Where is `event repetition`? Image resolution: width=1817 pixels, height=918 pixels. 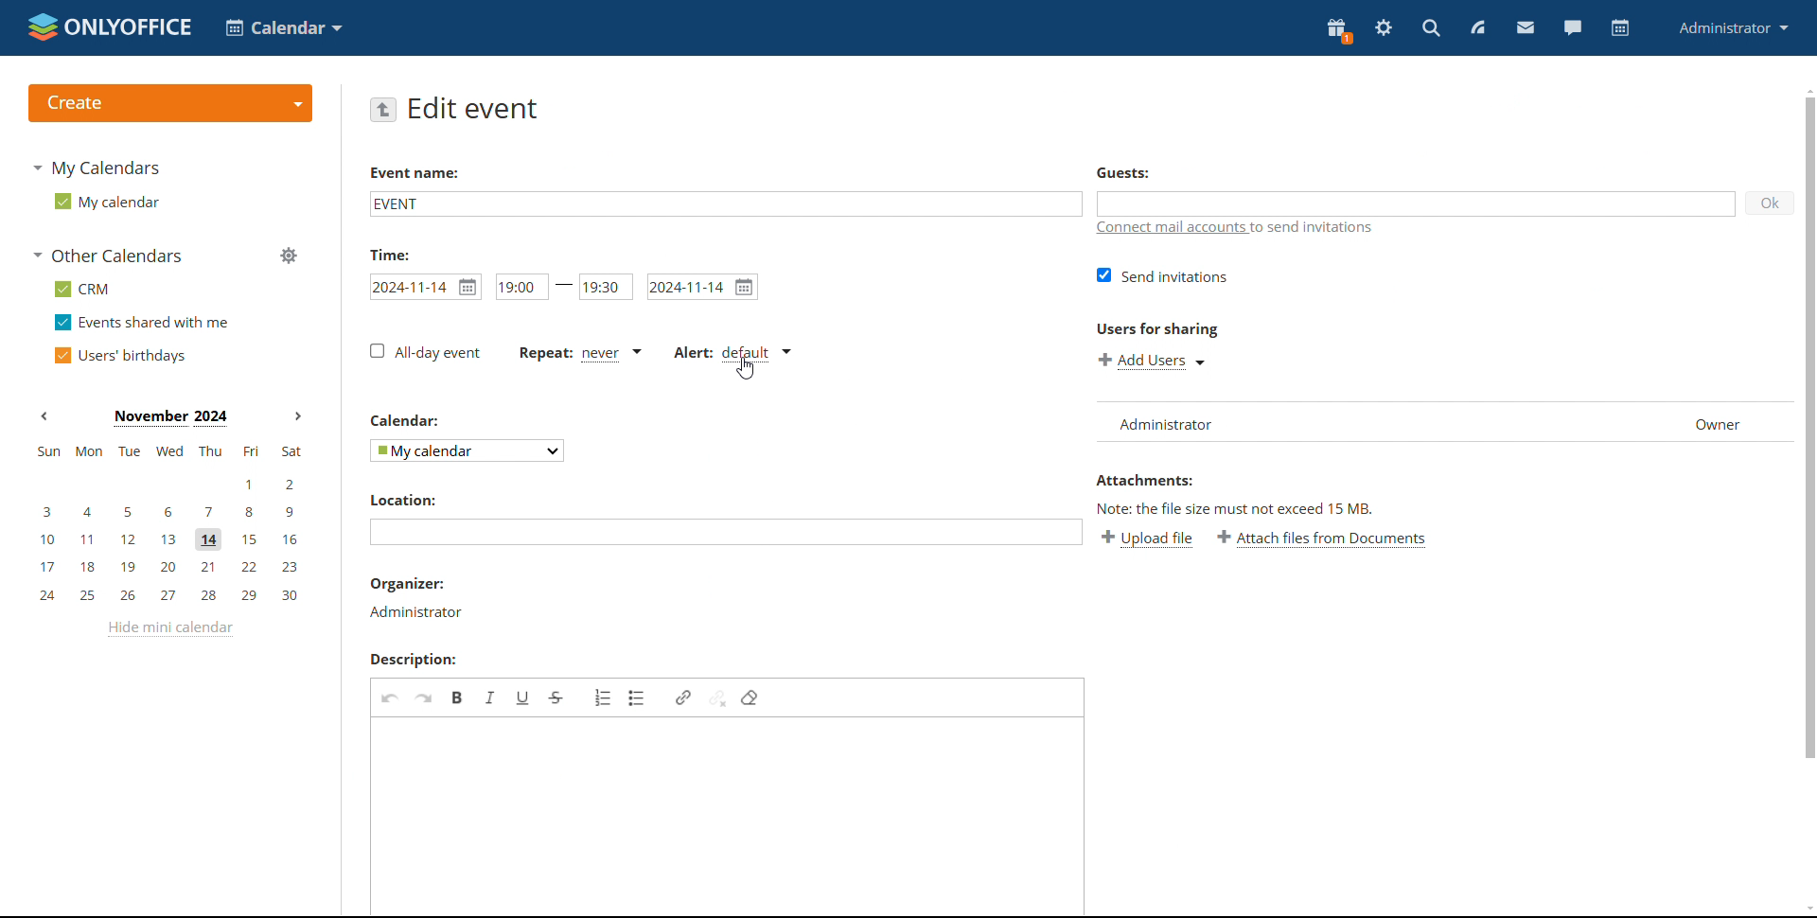 event repetition is located at coordinates (579, 353).